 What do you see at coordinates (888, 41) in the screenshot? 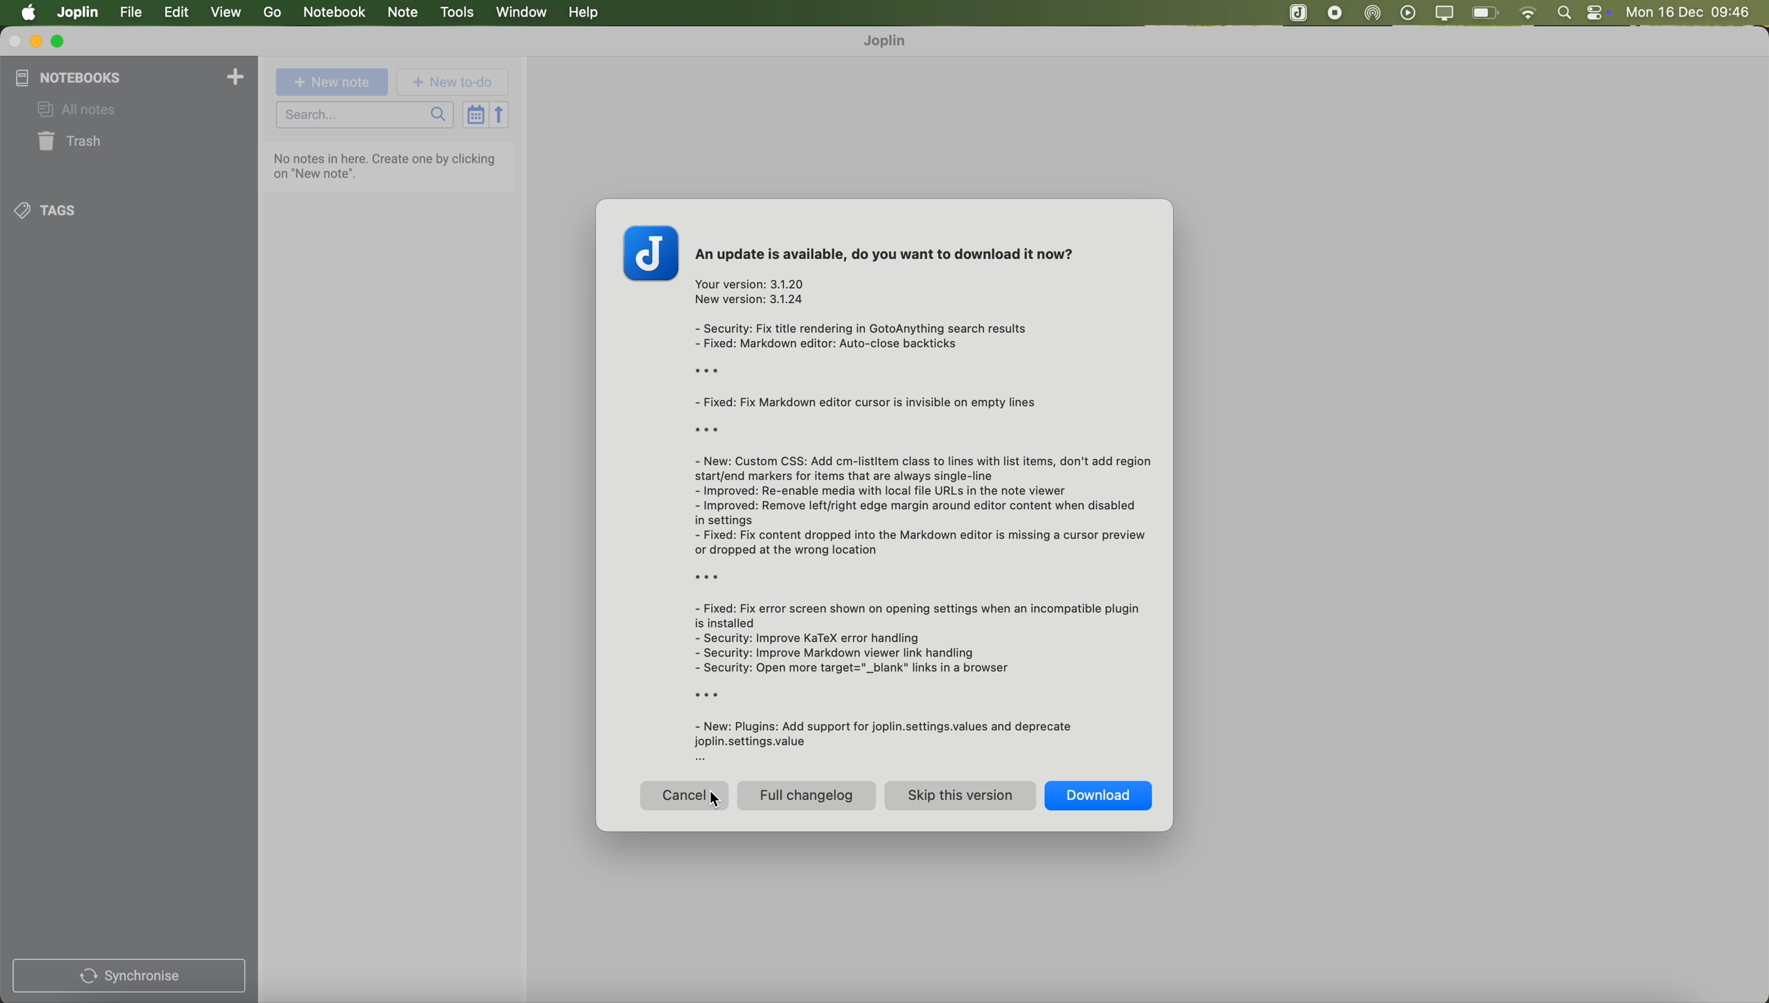
I see `Joplin` at bounding box center [888, 41].